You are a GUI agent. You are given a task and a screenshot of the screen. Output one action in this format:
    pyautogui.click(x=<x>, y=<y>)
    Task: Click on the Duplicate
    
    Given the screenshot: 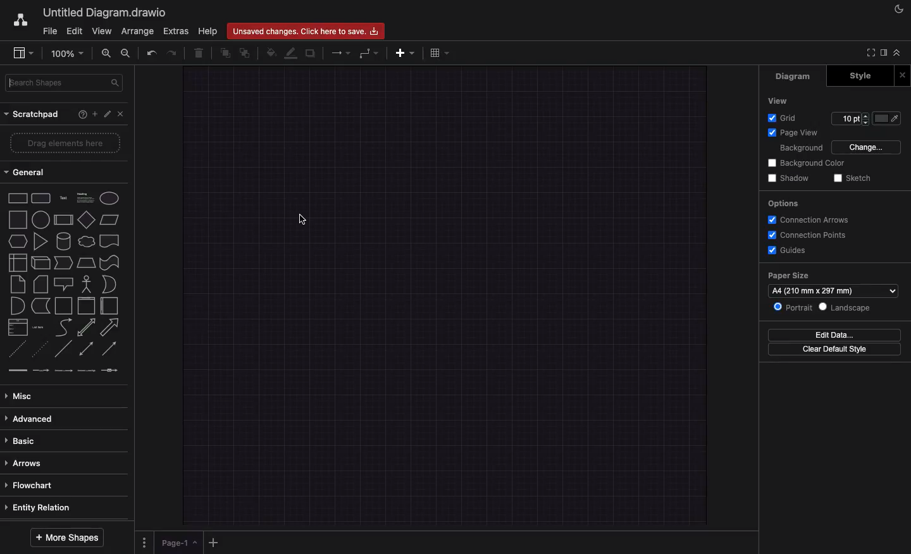 What is the action you would take?
    pyautogui.click(x=311, y=54)
    